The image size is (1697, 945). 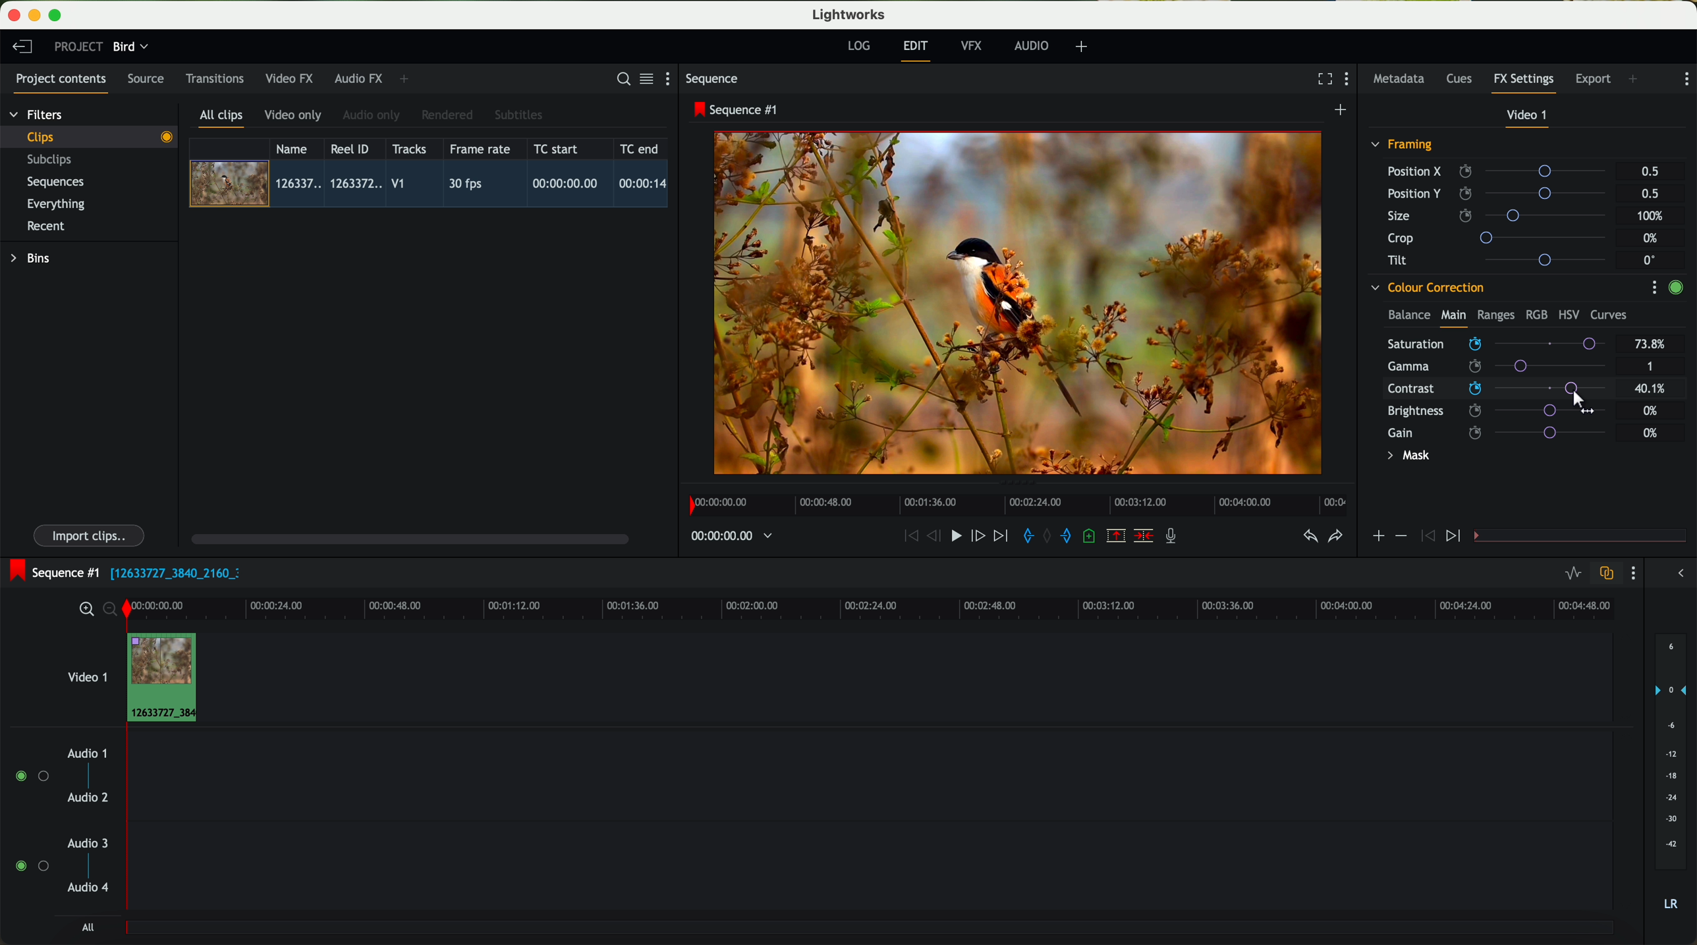 What do you see at coordinates (22, 47) in the screenshot?
I see `leave` at bounding box center [22, 47].